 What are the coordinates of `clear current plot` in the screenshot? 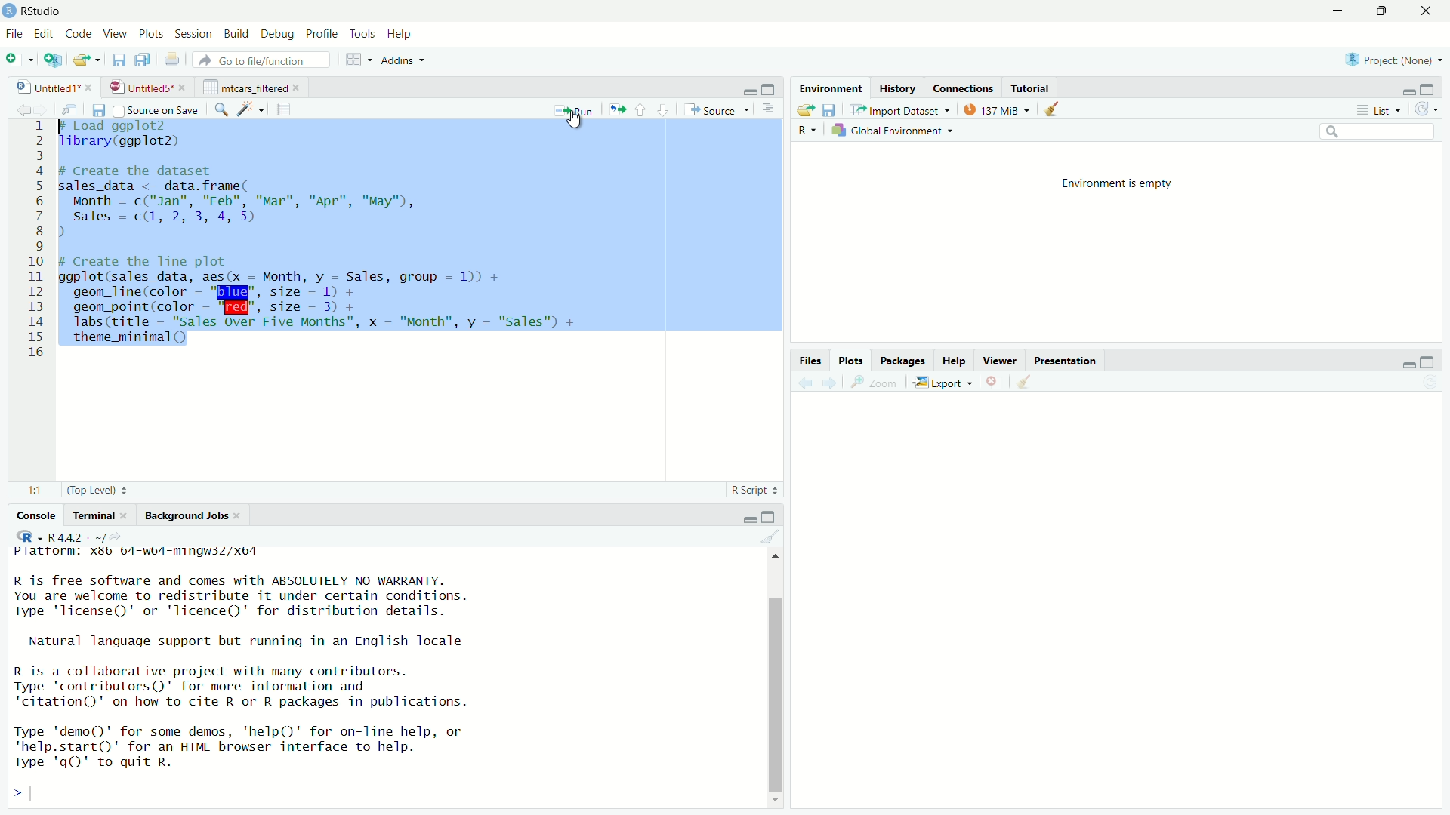 It's located at (994, 382).